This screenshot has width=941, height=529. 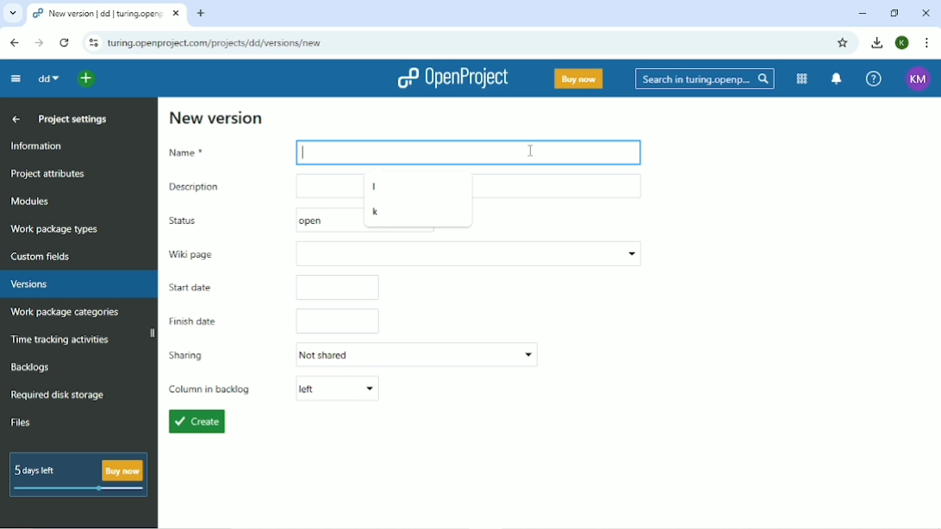 What do you see at coordinates (196, 422) in the screenshot?
I see `Create` at bounding box center [196, 422].